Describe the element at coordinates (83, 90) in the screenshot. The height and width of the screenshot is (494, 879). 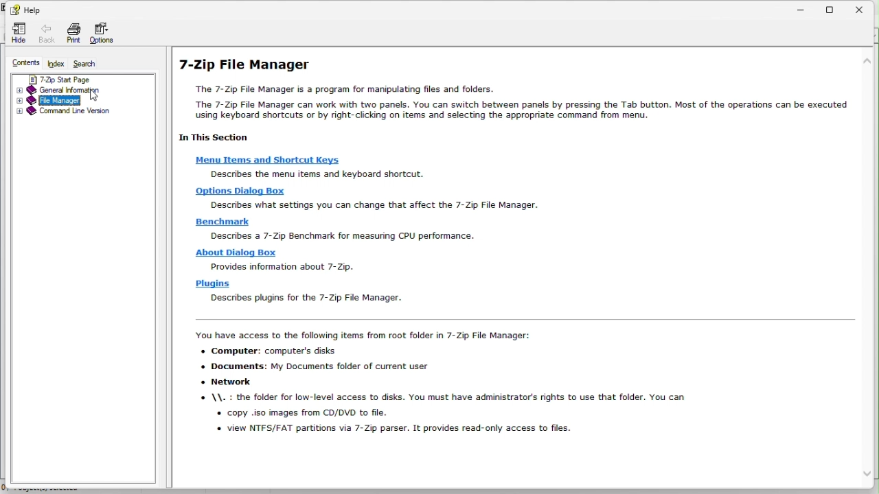
I see `General information` at that location.